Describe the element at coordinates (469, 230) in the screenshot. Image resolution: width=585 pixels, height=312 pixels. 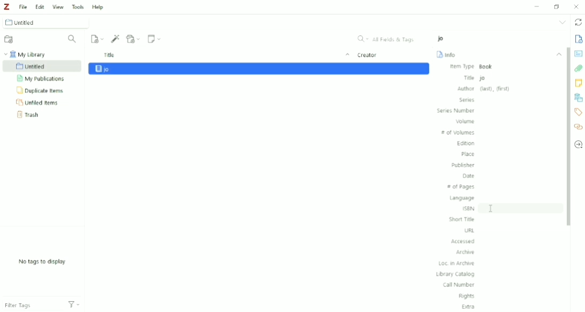
I see `URL` at that location.